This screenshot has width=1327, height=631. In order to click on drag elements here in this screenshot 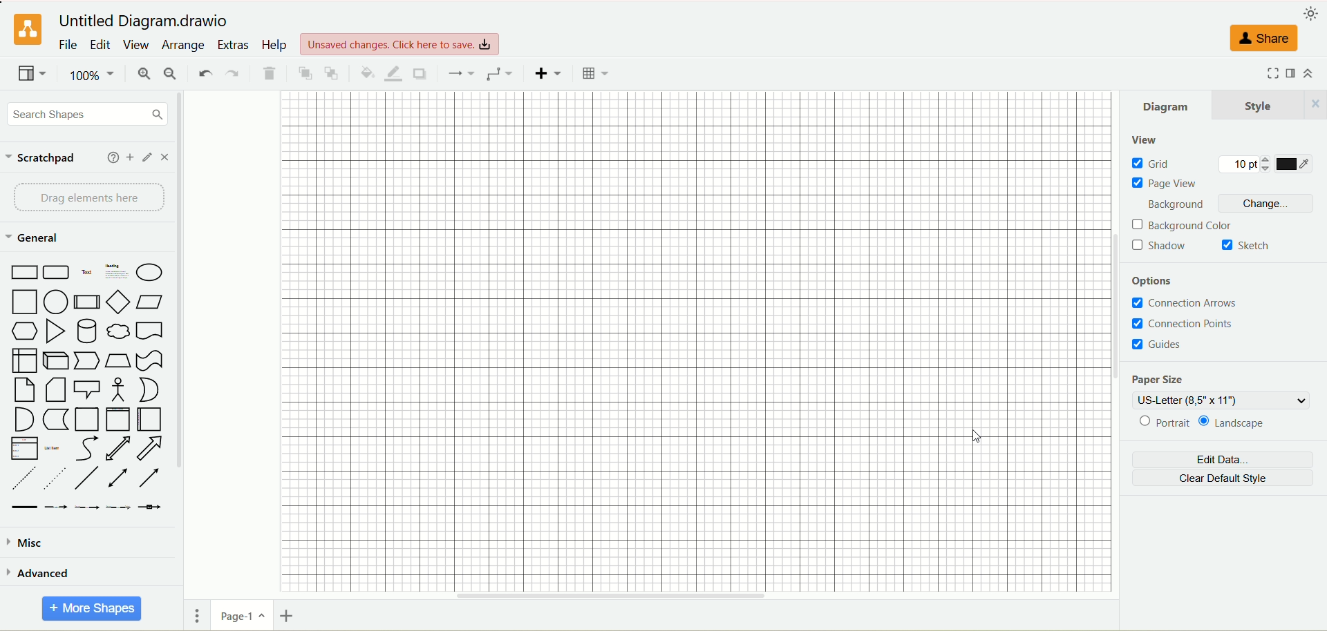, I will do `click(92, 197)`.